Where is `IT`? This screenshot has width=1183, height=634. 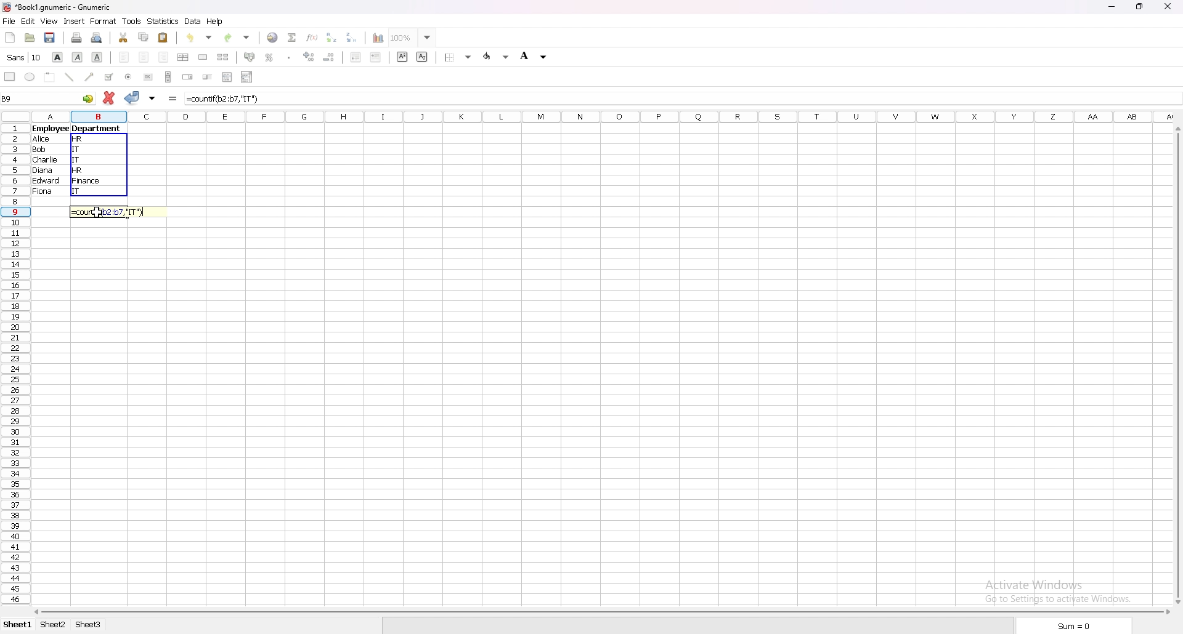
IT is located at coordinates (79, 192).